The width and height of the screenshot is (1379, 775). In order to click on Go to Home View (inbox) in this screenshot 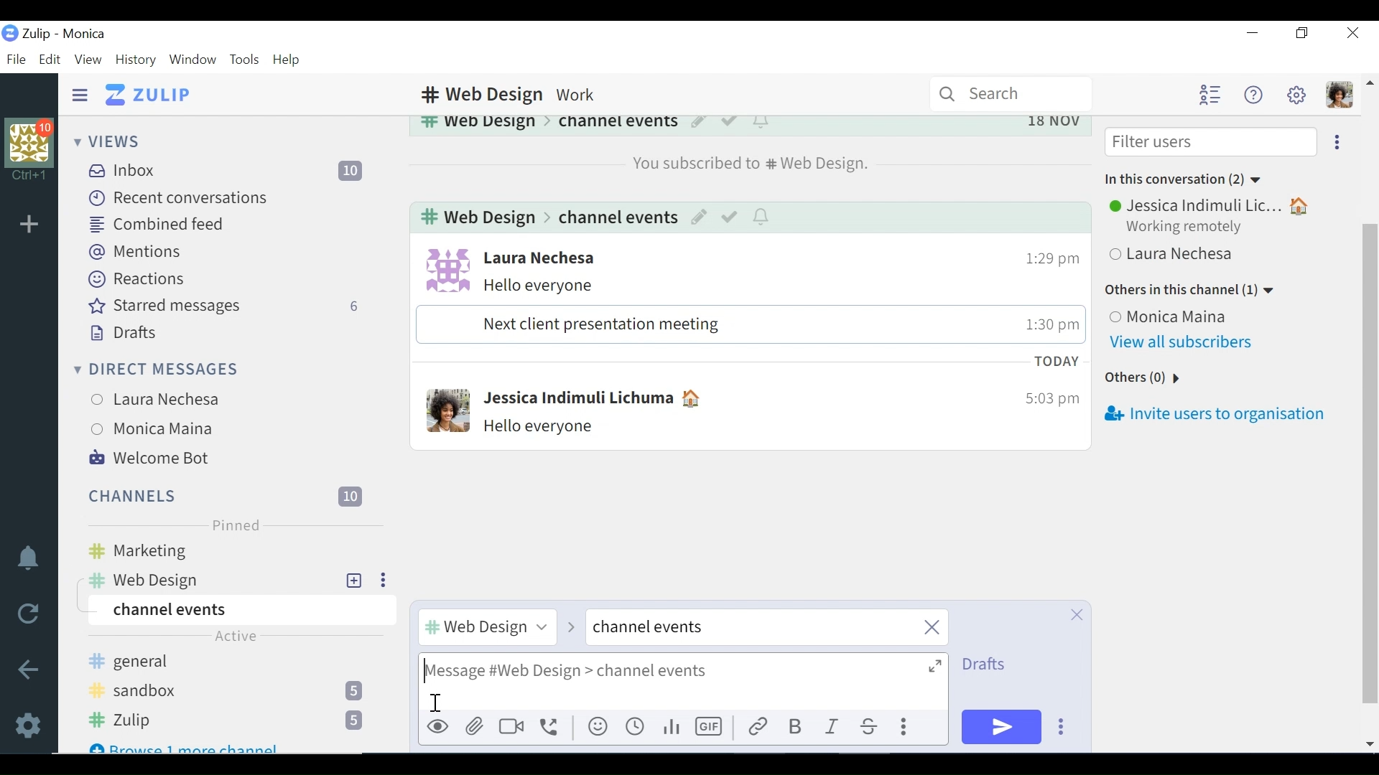, I will do `click(150, 95)`.